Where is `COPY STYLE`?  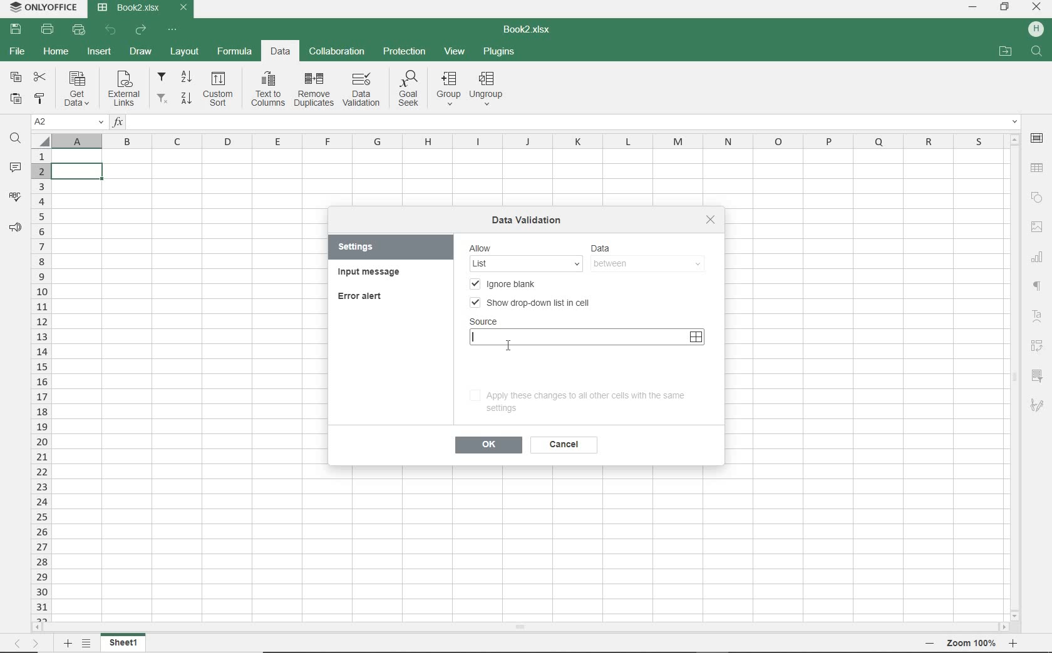
COPY STYLE is located at coordinates (41, 99).